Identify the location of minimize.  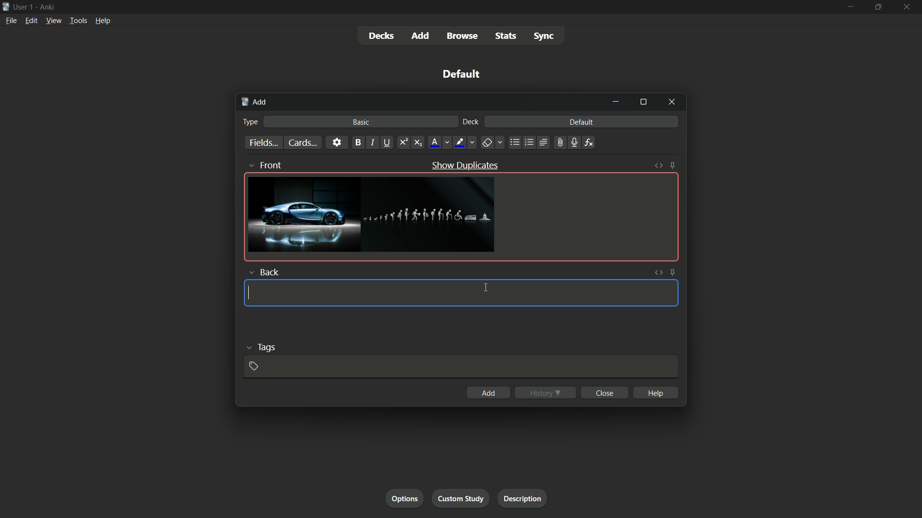
(617, 103).